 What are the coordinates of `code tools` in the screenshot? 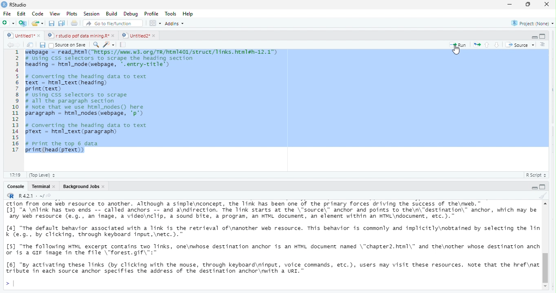 It's located at (109, 44).